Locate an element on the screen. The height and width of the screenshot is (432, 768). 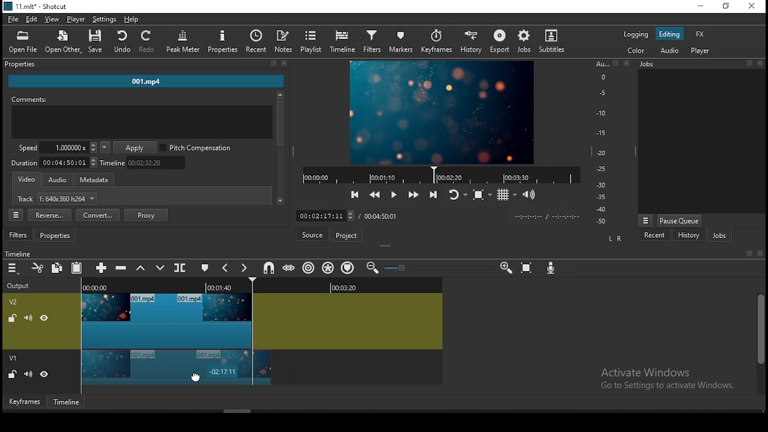
JOBS is located at coordinates (700, 64).